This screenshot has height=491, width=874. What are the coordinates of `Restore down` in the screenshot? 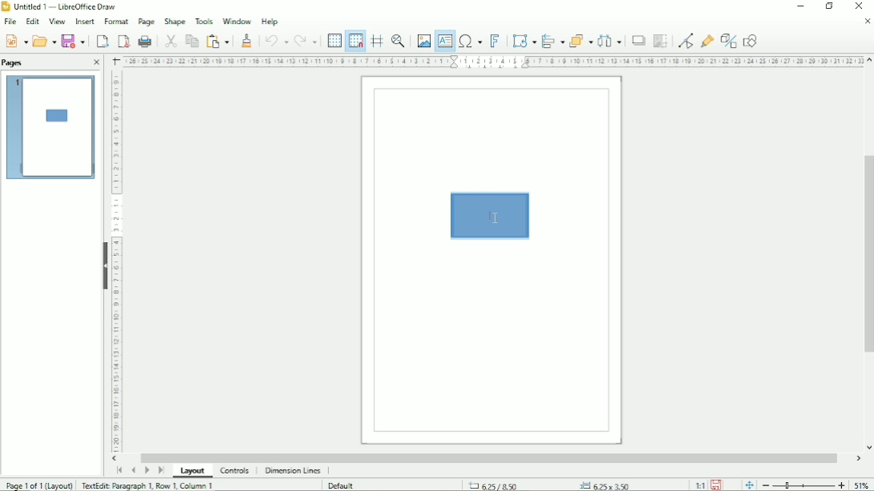 It's located at (830, 6).